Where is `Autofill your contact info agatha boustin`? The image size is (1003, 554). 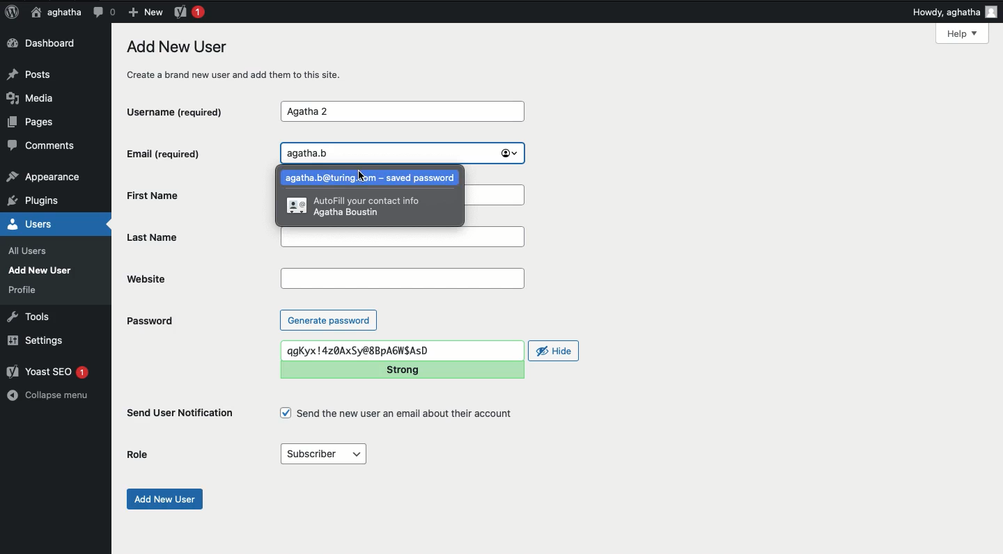 Autofill your contact info agatha boustin is located at coordinates (354, 209).